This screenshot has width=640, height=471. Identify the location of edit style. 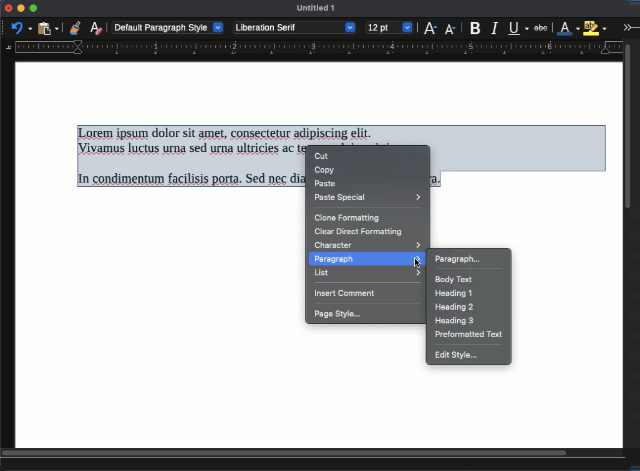
(462, 355).